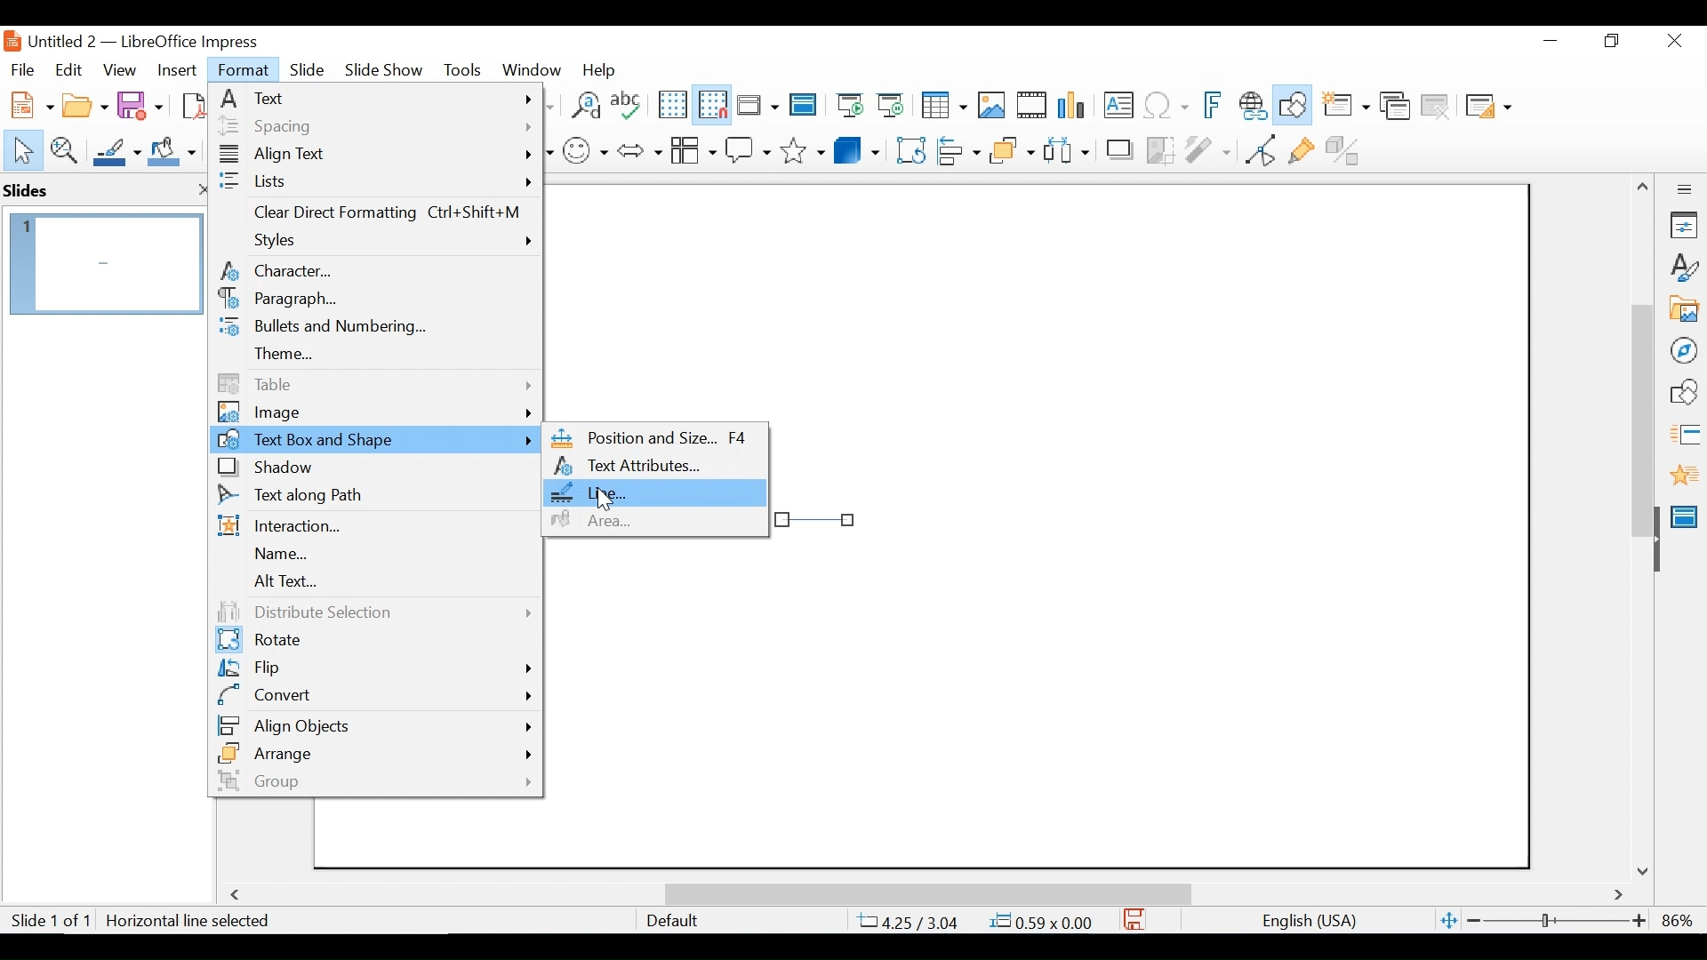 The height and width of the screenshot is (960, 1707). I want to click on Save, so click(142, 104).